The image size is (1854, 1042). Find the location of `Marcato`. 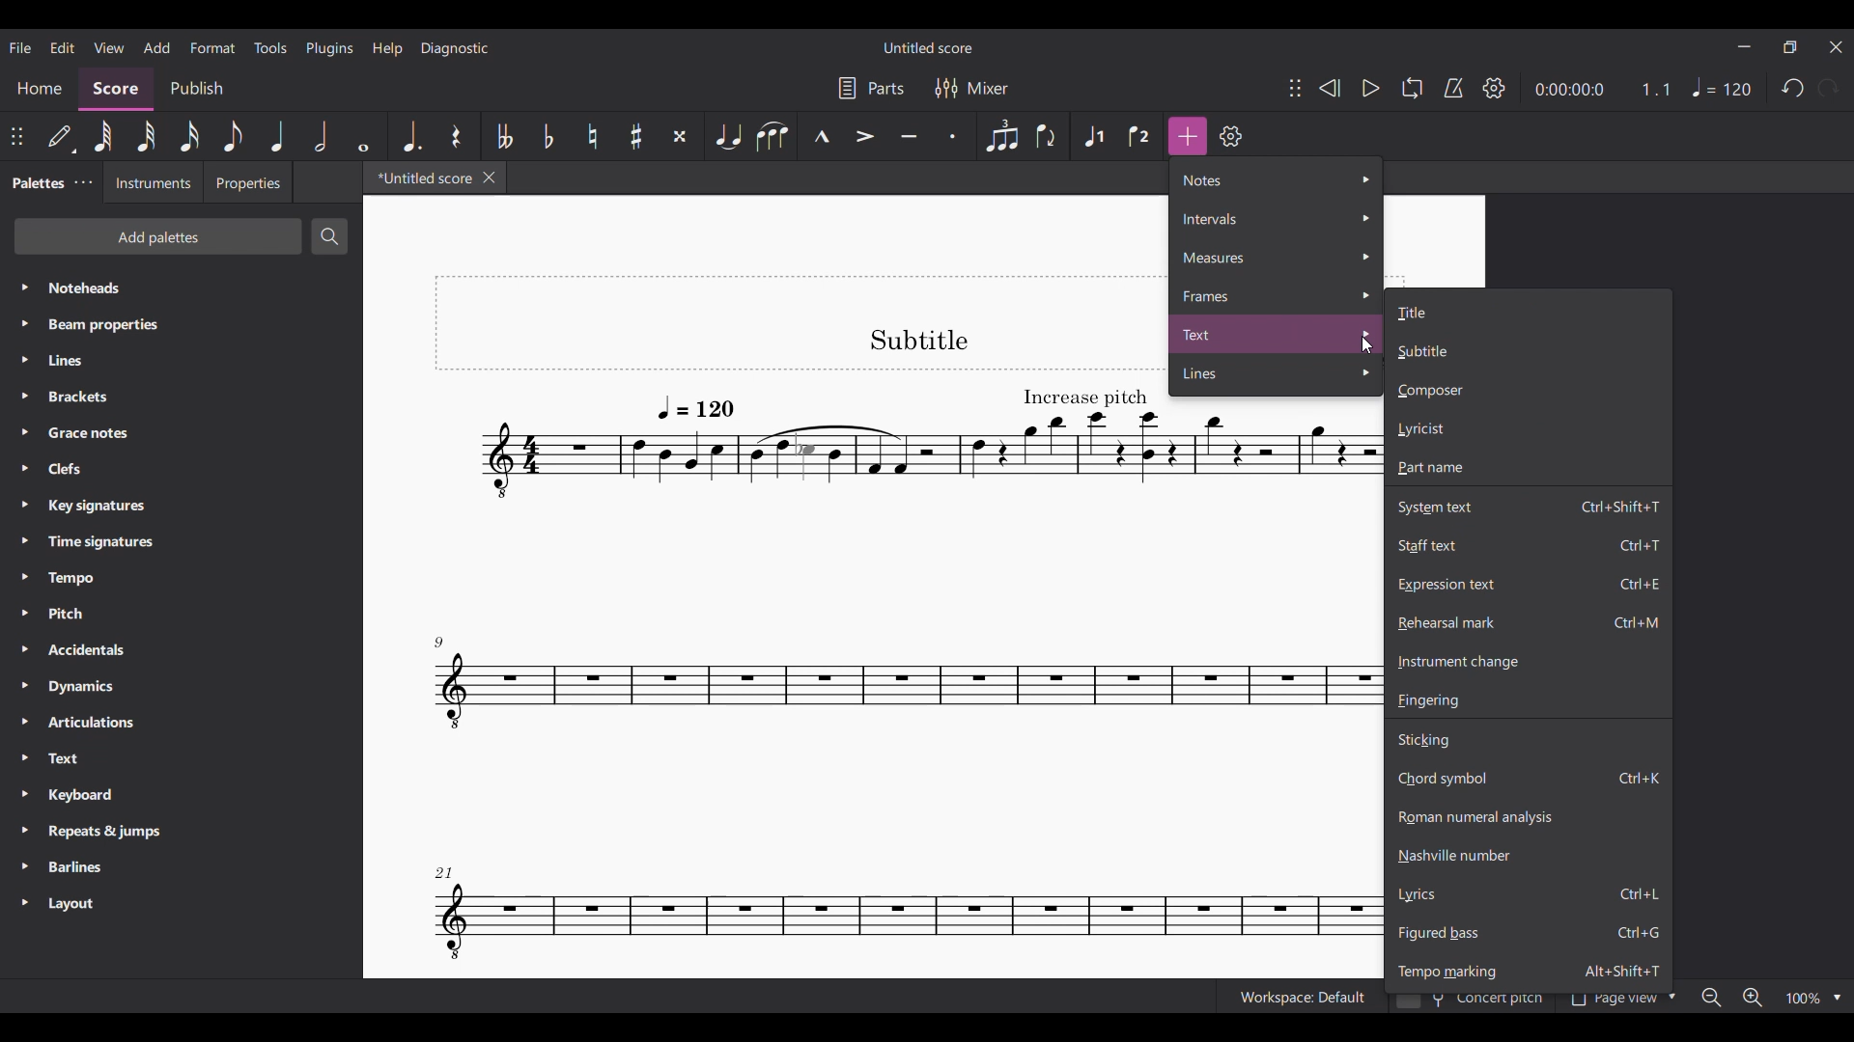

Marcato is located at coordinates (821, 136).